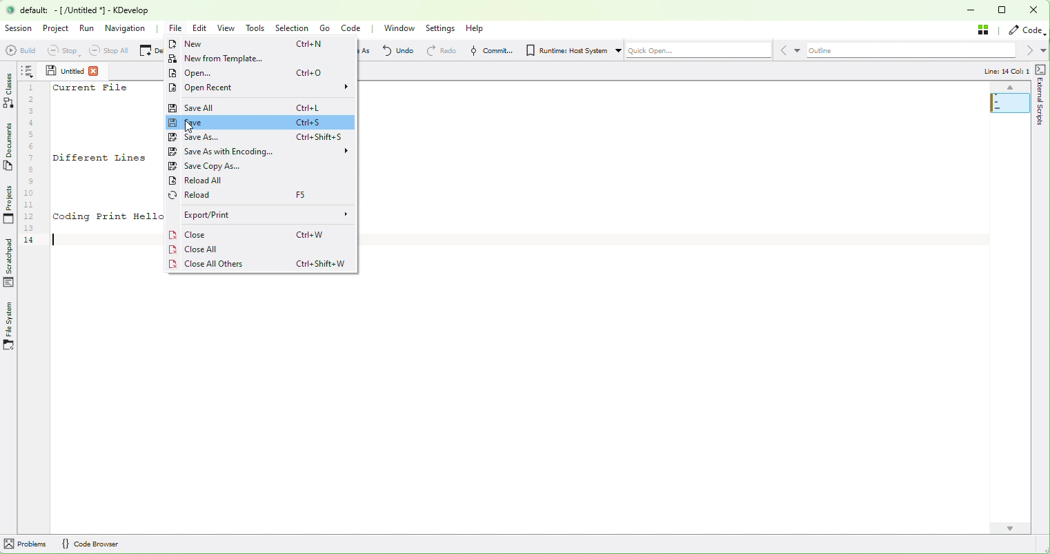 The image size is (1050, 554). Describe the element at coordinates (224, 265) in the screenshot. I see `Close all others` at that location.